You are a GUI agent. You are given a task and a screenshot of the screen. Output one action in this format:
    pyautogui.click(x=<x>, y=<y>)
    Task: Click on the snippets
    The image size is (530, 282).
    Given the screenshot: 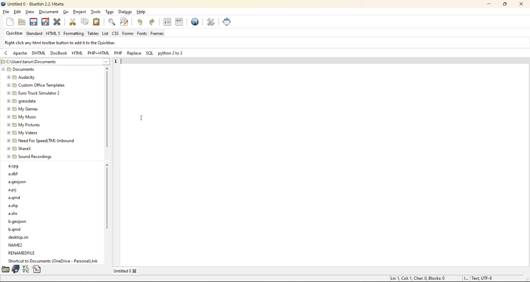 What is the action you would take?
    pyautogui.click(x=37, y=269)
    